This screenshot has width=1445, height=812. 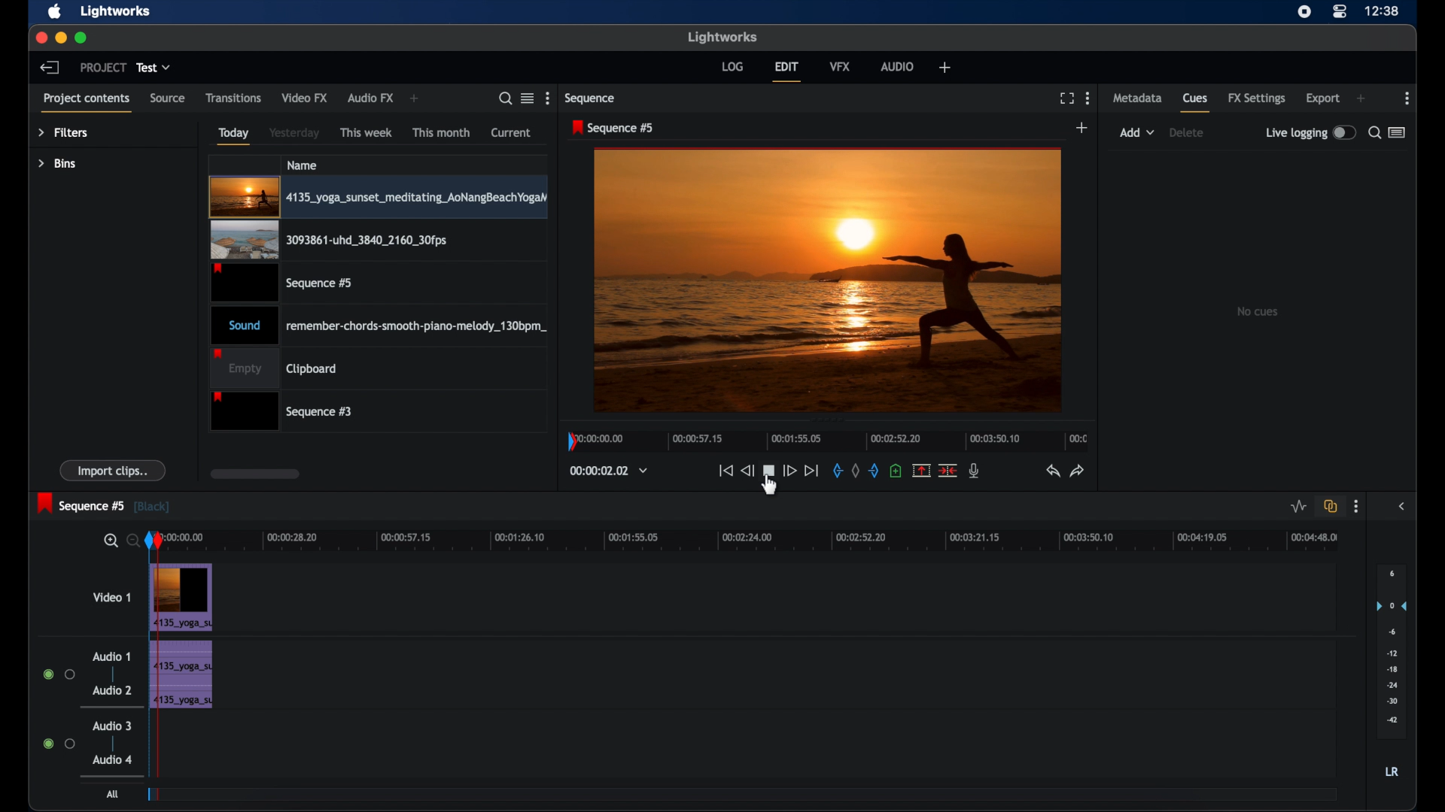 I want to click on test dropdown, so click(x=154, y=67).